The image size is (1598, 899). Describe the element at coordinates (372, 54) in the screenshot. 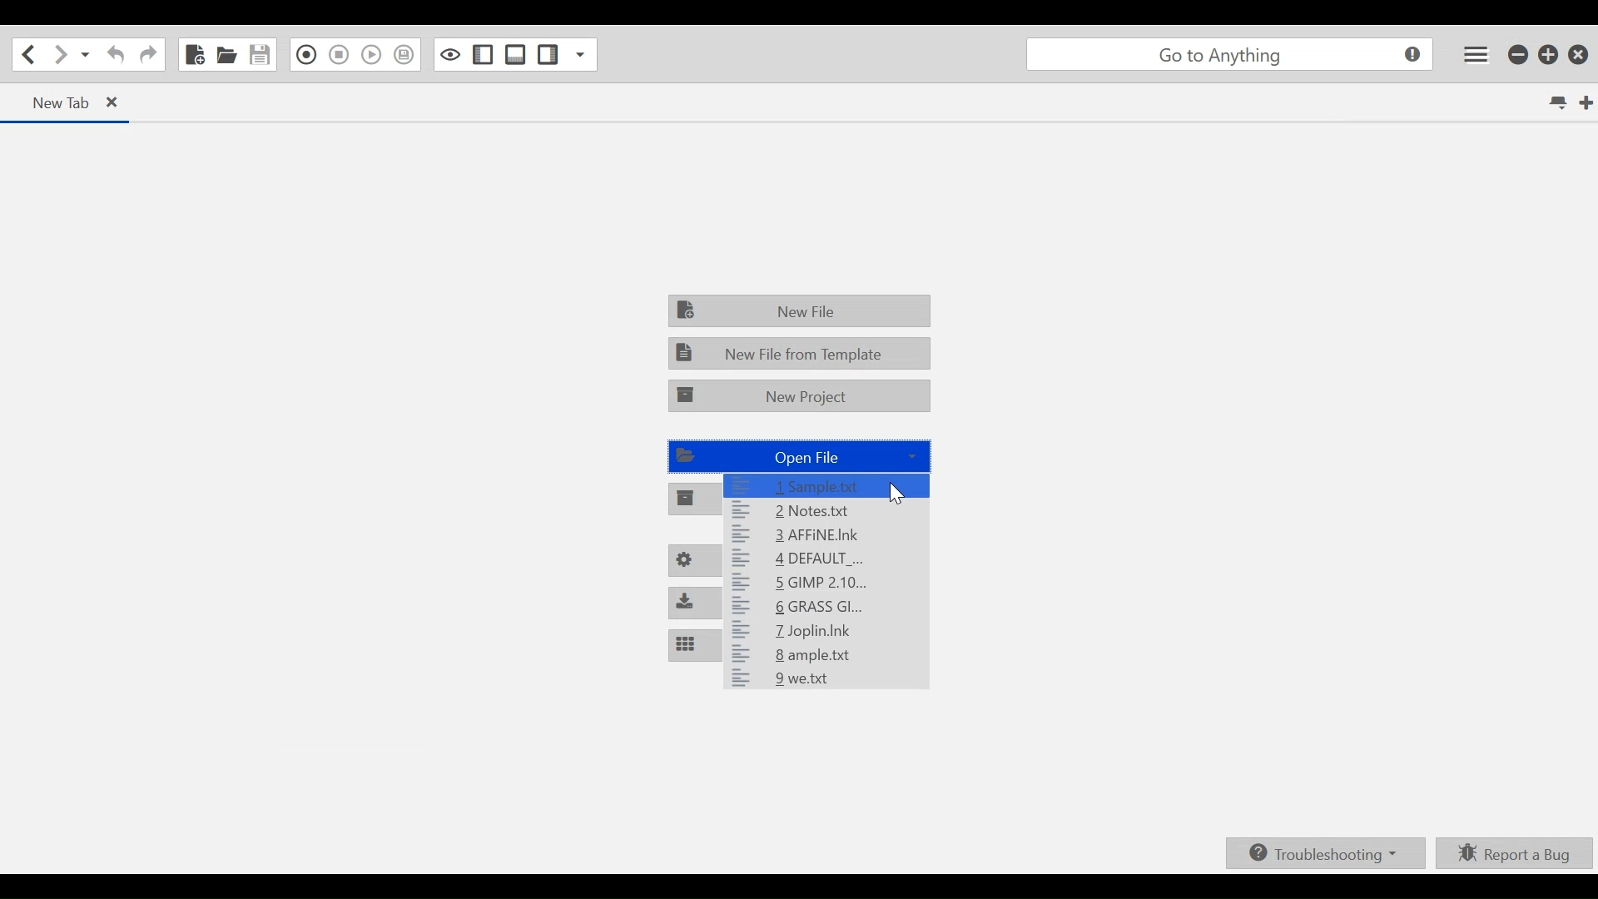

I see `Play Last Macro` at that location.